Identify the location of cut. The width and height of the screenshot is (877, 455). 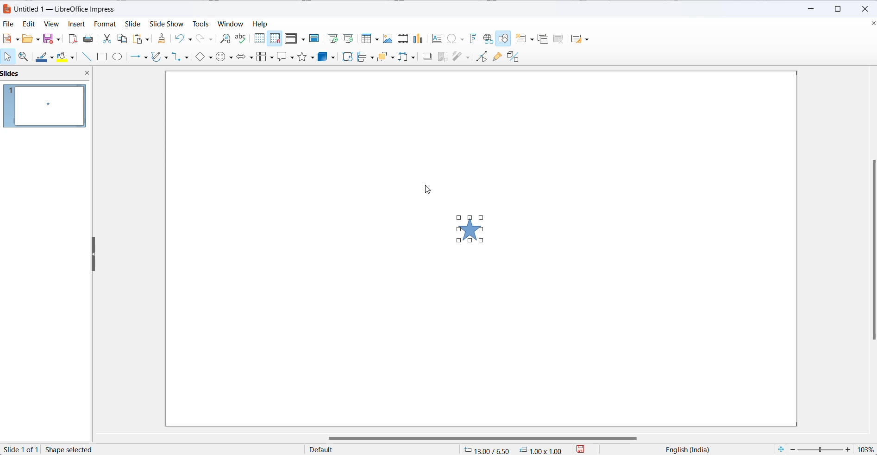
(106, 38).